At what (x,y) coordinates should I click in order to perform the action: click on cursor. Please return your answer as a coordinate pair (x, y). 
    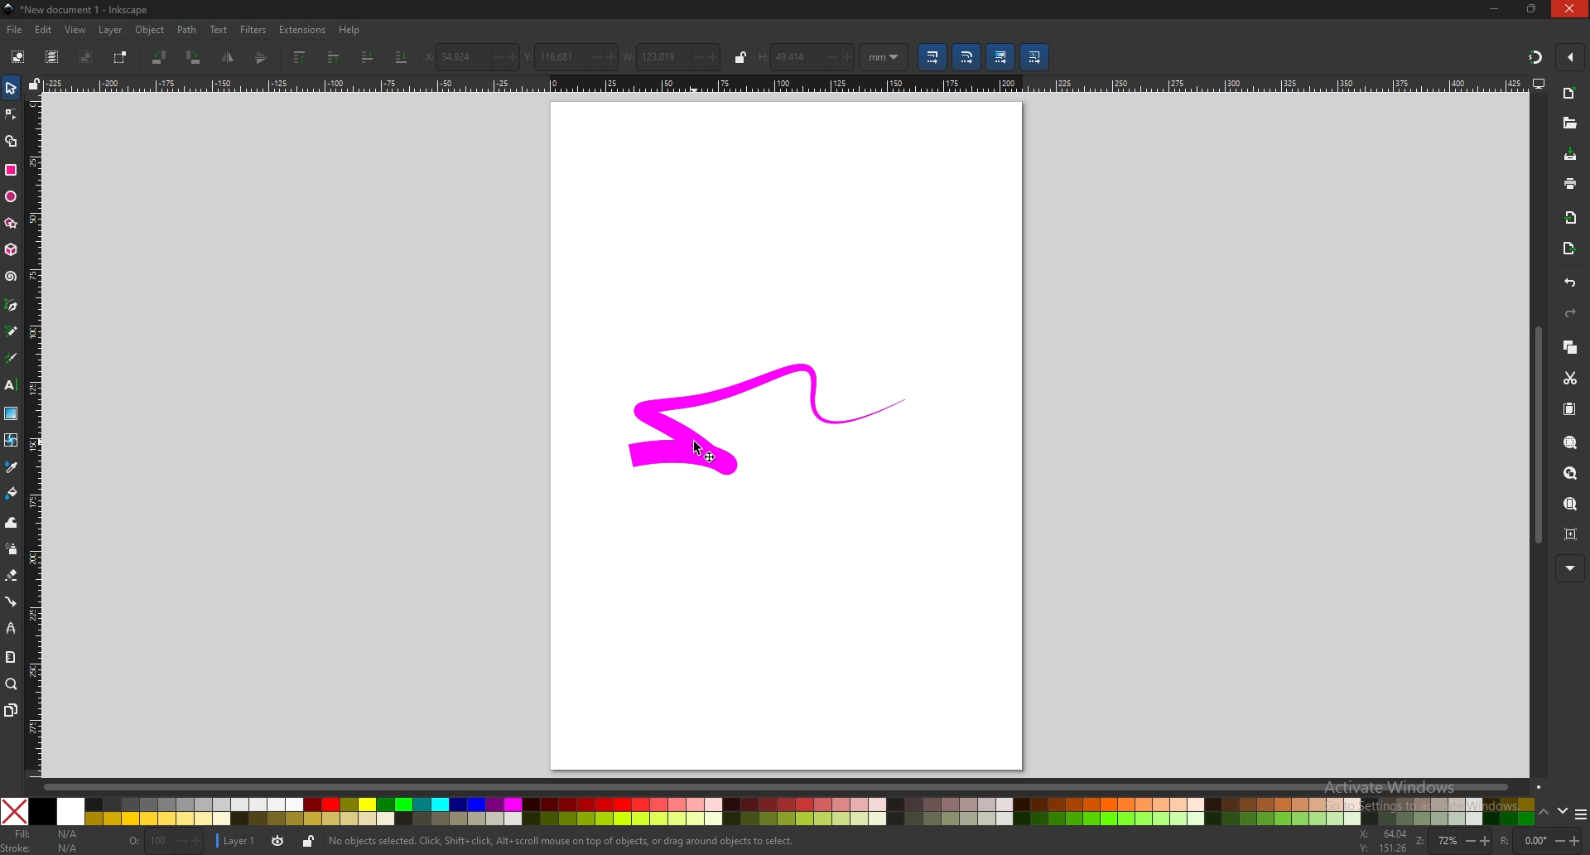
    Looking at the image, I should click on (698, 447).